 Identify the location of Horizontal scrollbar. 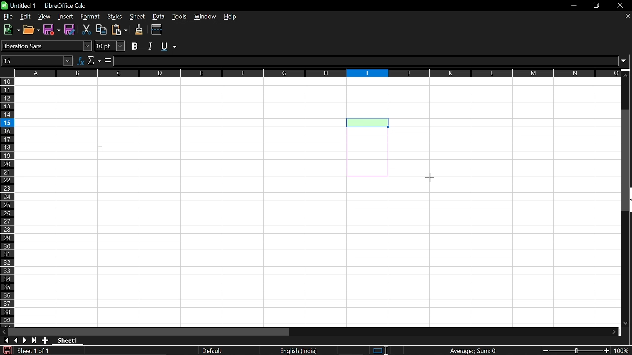
(151, 331).